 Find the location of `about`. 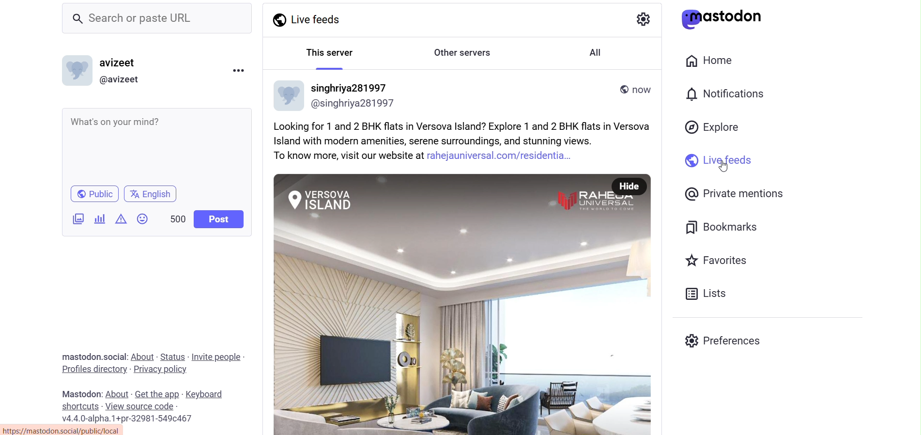

about is located at coordinates (117, 393).